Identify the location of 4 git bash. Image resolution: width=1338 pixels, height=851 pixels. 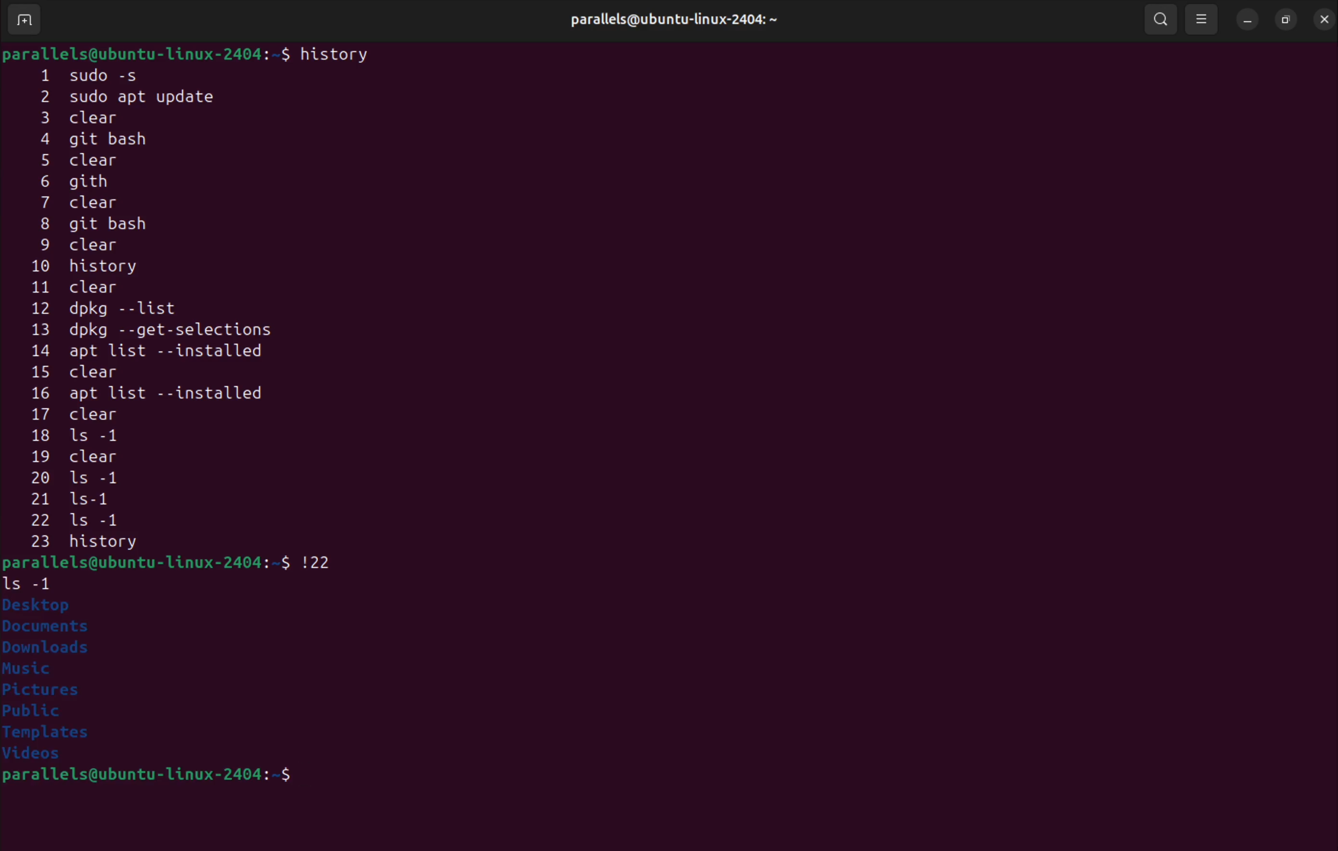
(106, 140).